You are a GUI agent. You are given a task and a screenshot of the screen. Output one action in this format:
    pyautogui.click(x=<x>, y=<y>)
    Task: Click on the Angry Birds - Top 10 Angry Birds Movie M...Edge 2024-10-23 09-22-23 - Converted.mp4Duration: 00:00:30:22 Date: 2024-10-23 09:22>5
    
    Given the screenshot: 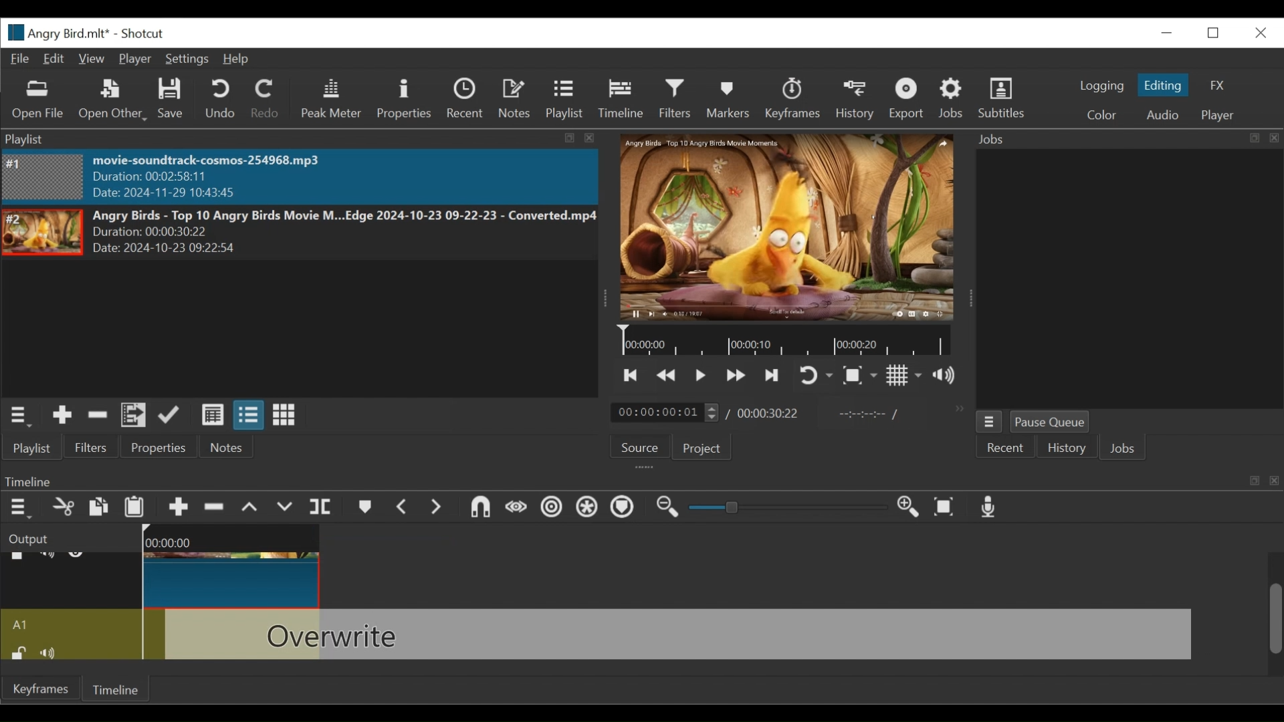 What is the action you would take?
    pyautogui.click(x=344, y=233)
    